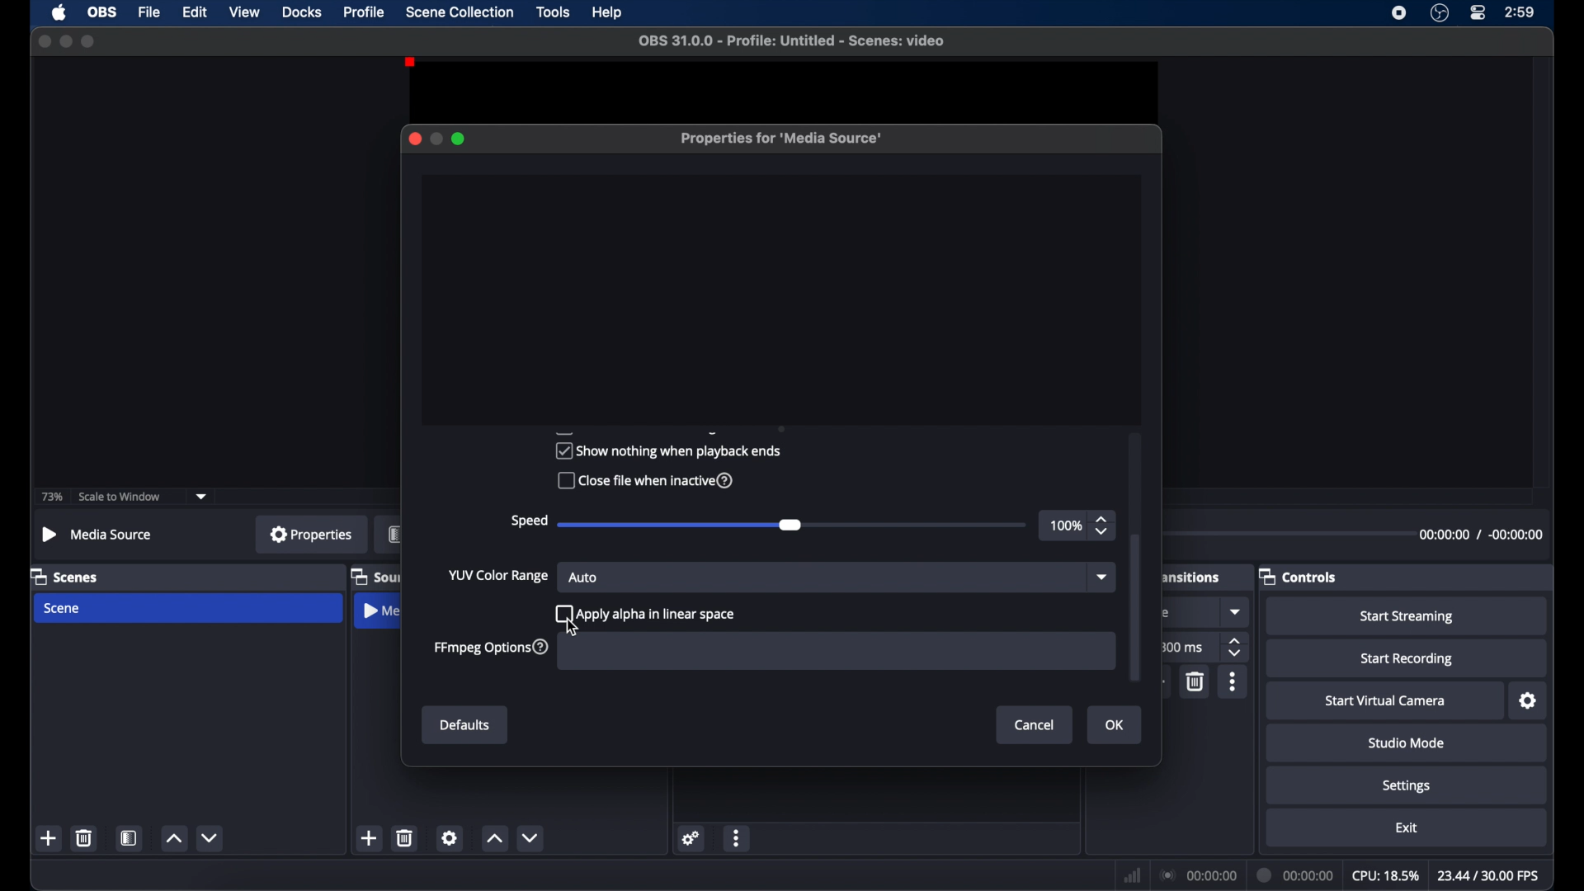 The image size is (1584, 891). I want to click on obscure label, so click(1192, 575).